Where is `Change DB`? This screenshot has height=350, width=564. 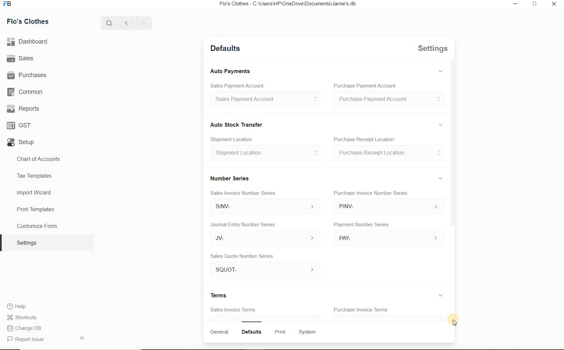
Change DB is located at coordinates (24, 328).